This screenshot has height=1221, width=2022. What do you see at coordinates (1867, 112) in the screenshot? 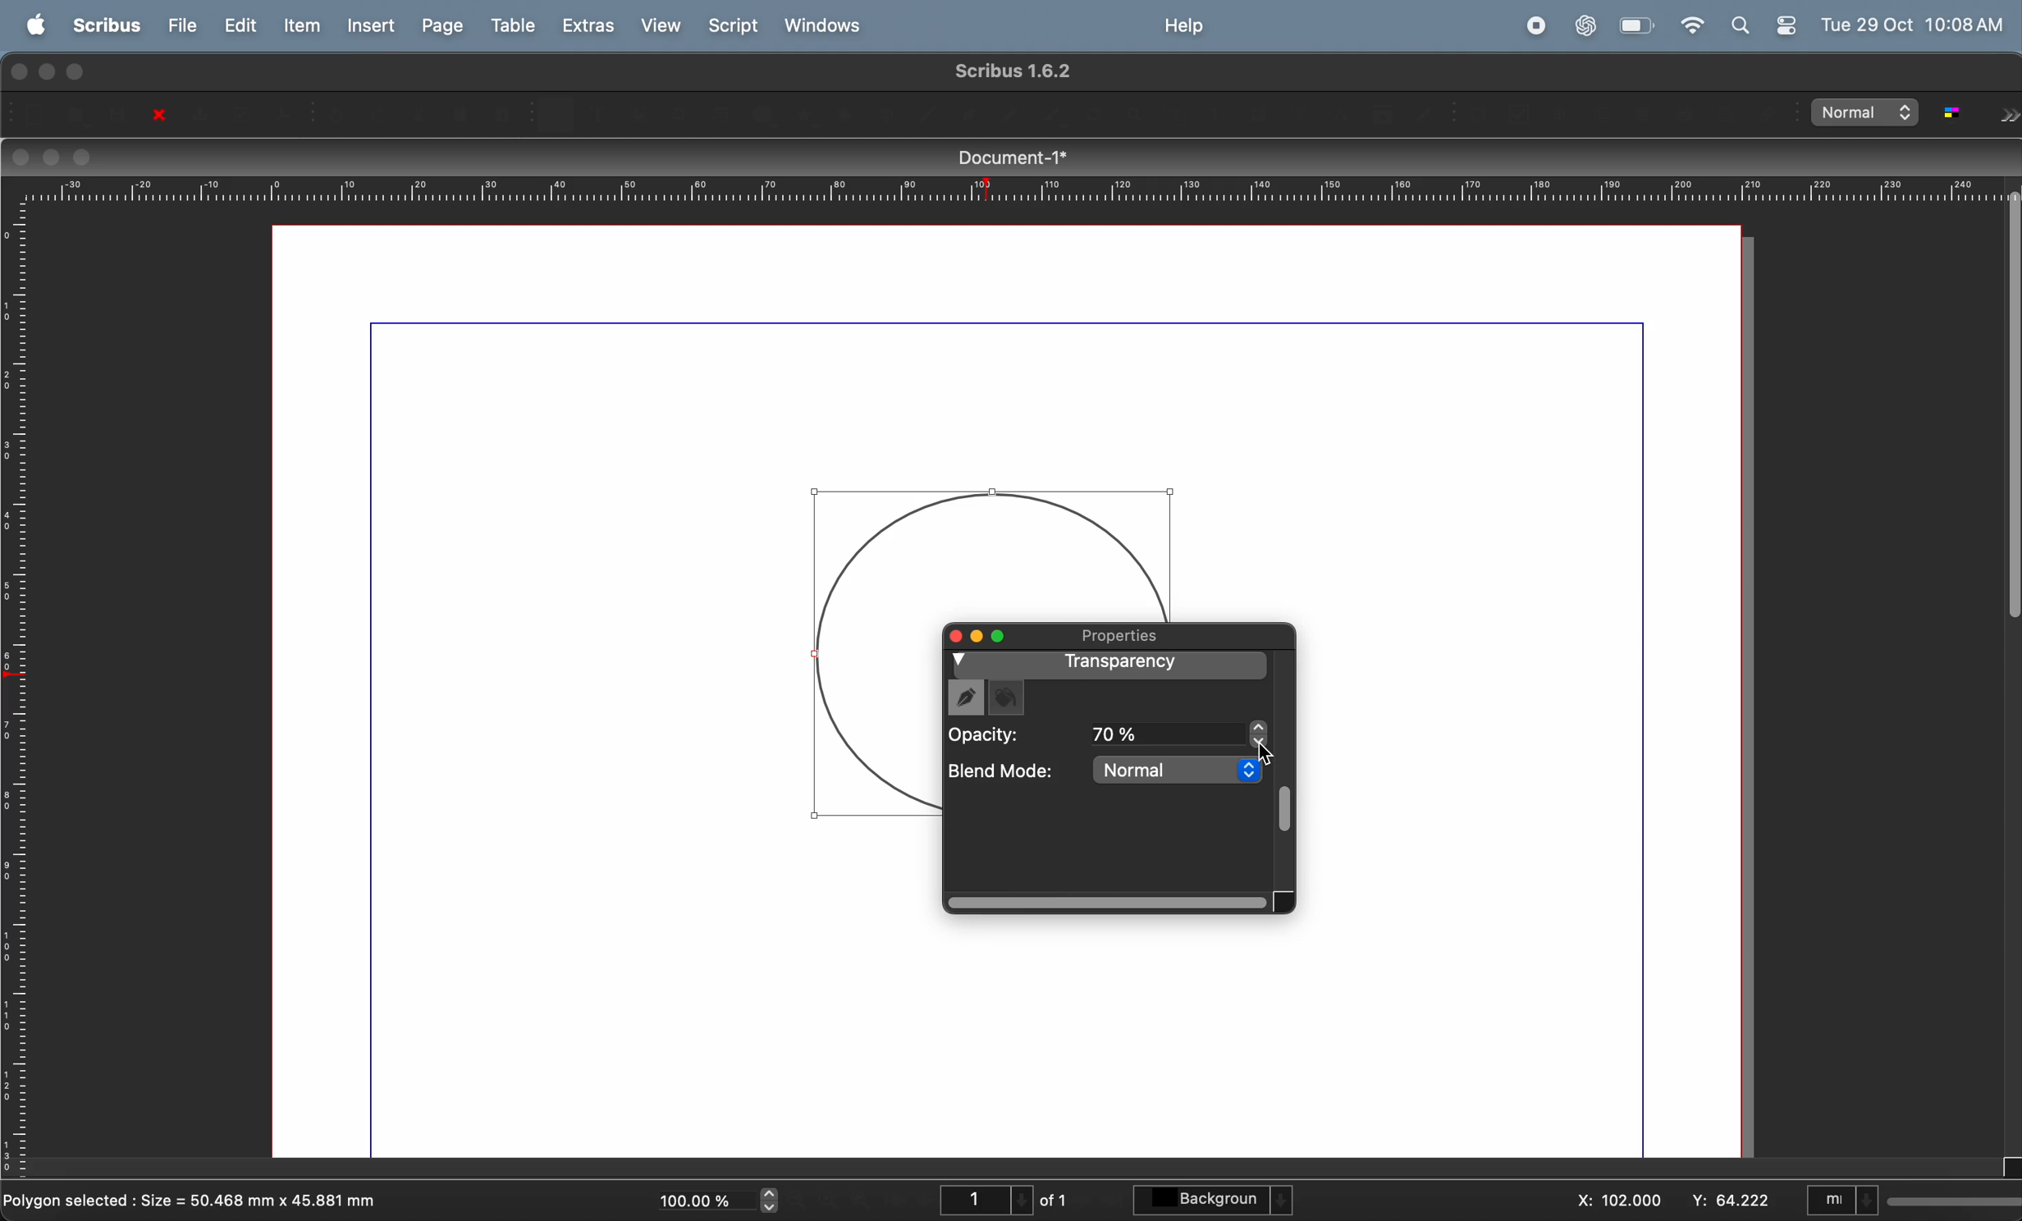
I see `select image preview` at bounding box center [1867, 112].